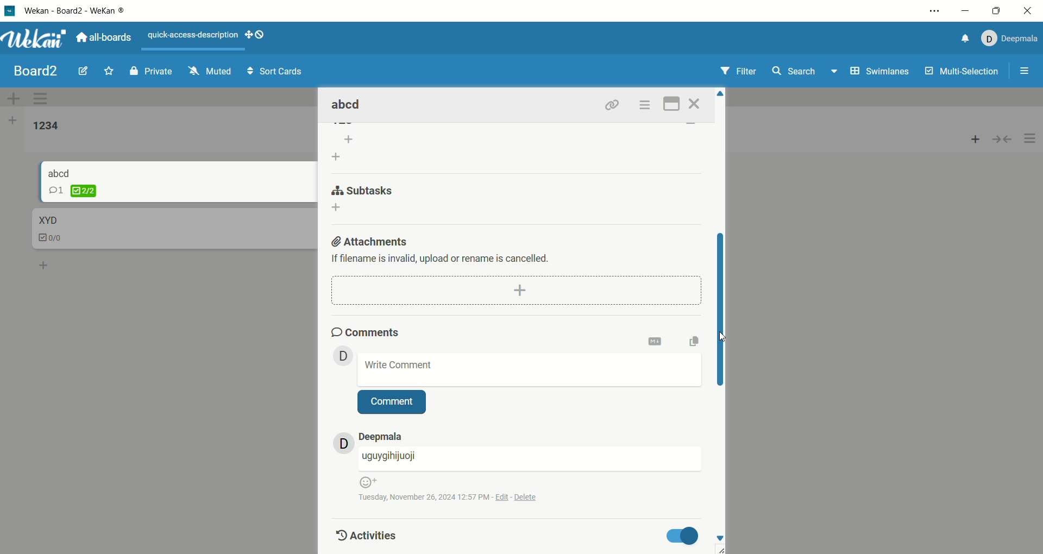  What do you see at coordinates (364, 534) in the screenshot?
I see `activities` at bounding box center [364, 534].